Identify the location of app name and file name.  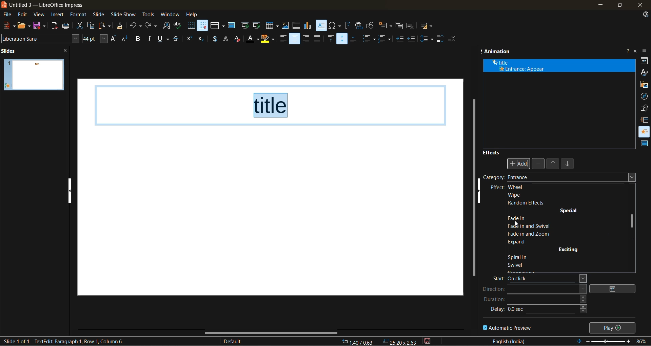
(47, 5).